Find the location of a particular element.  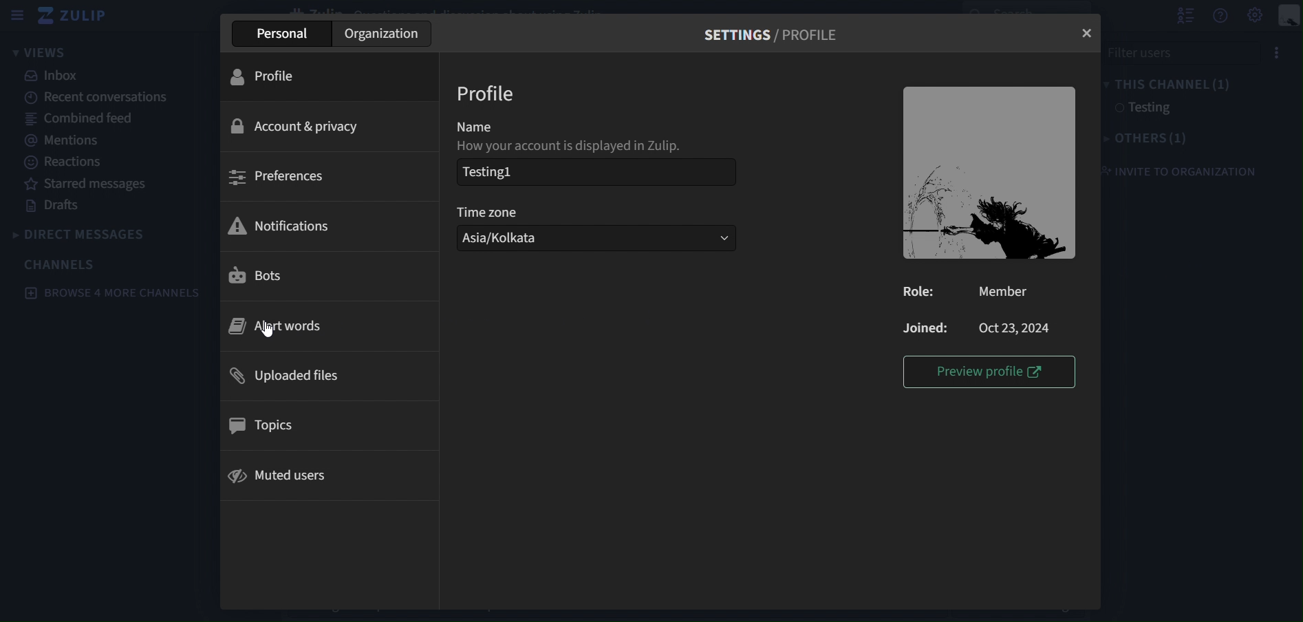

account & privacy is located at coordinates (301, 127).